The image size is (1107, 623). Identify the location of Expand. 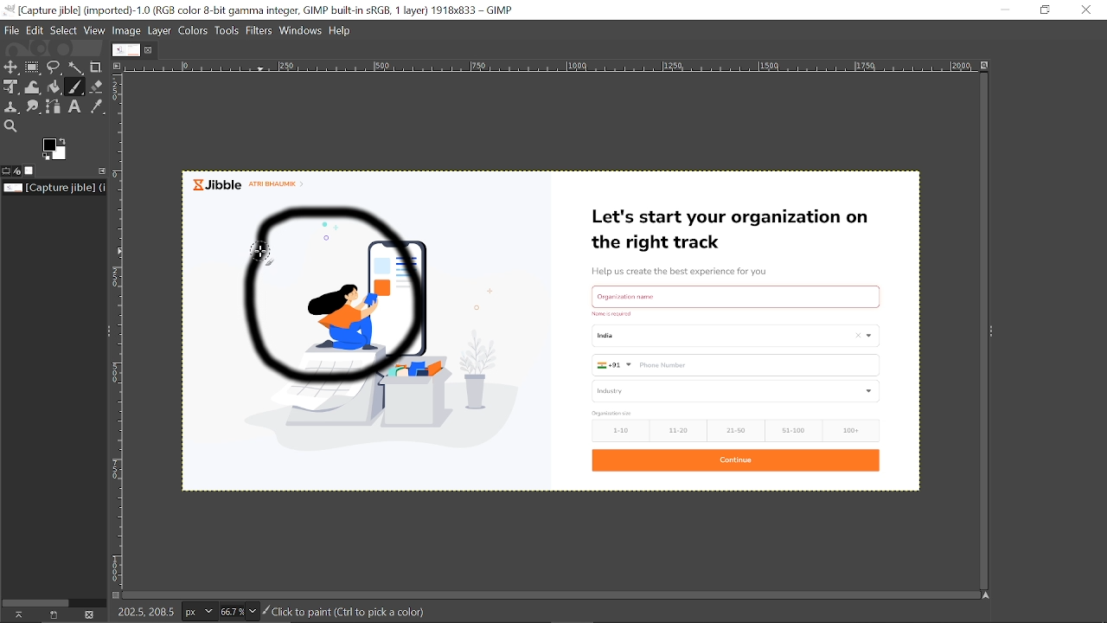
(991, 331).